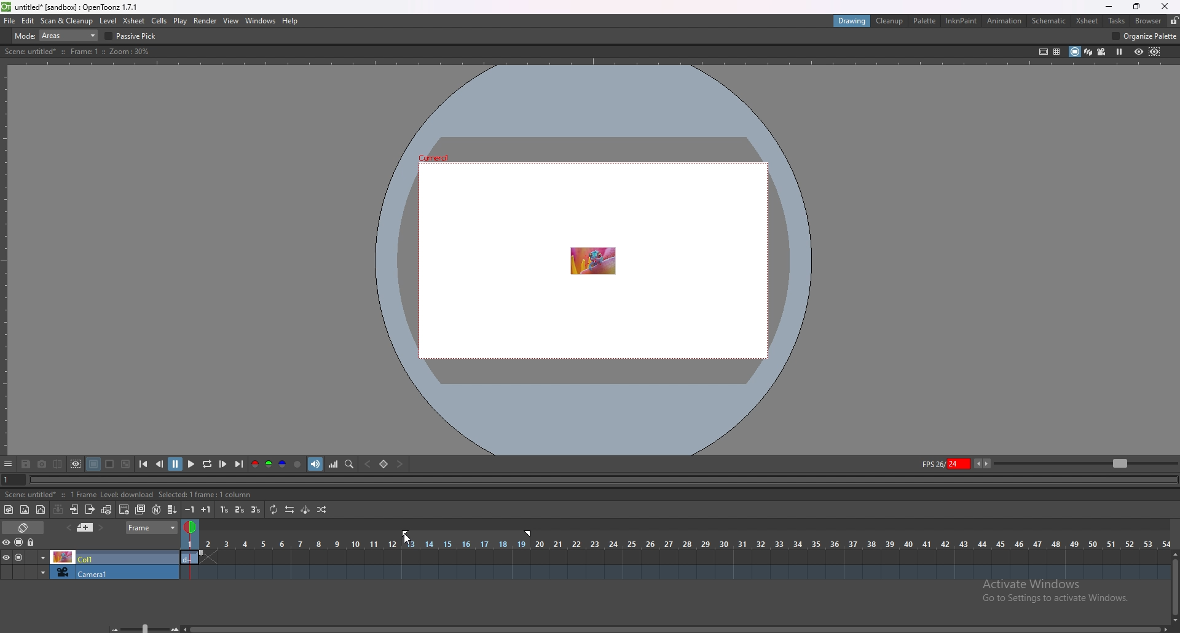 The image size is (1180, 633). What do you see at coordinates (85, 527) in the screenshot?
I see `previous memo` at bounding box center [85, 527].